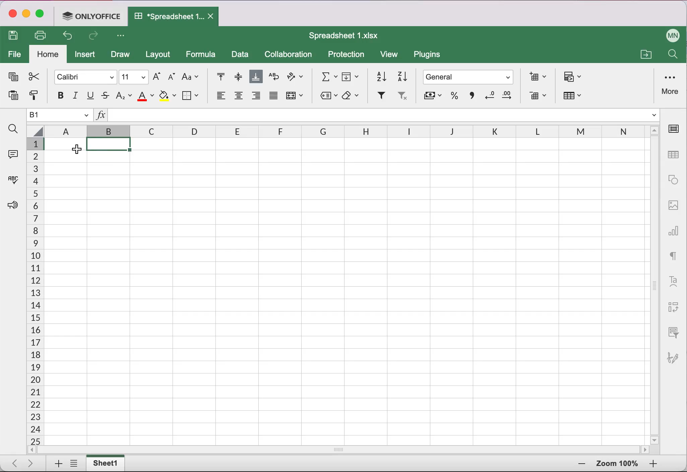  Describe the element at coordinates (471, 98) in the screenshot. I see `add comma` at that location.